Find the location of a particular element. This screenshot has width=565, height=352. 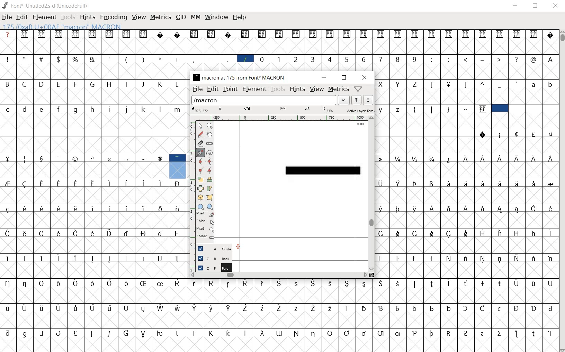

Symbol is located at coordinates (483, 283).